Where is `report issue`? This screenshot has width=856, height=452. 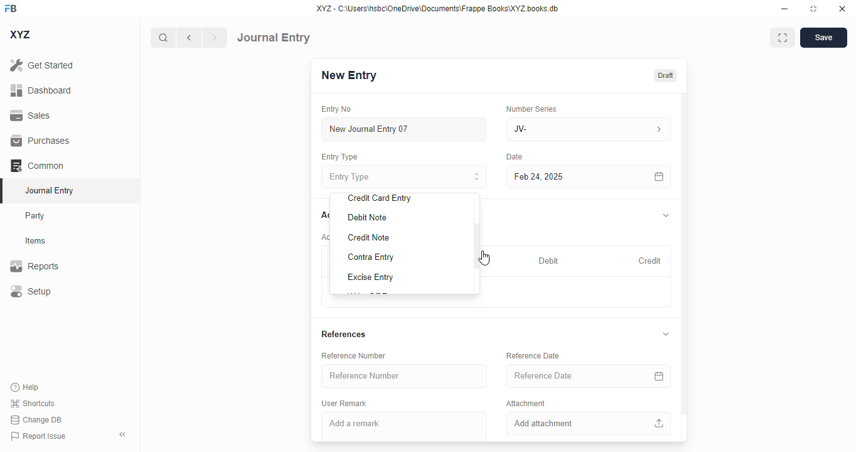 report issue is located at coordinates (38, 436).